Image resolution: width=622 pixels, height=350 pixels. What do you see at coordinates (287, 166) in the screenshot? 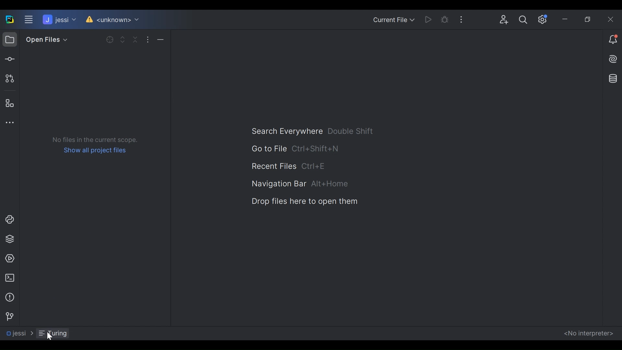
I see `Recent File` at bounding box center [287, 166].